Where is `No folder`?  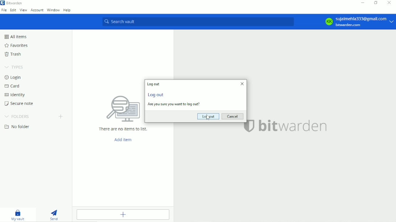
No folder is located at coordinates (17, 127).